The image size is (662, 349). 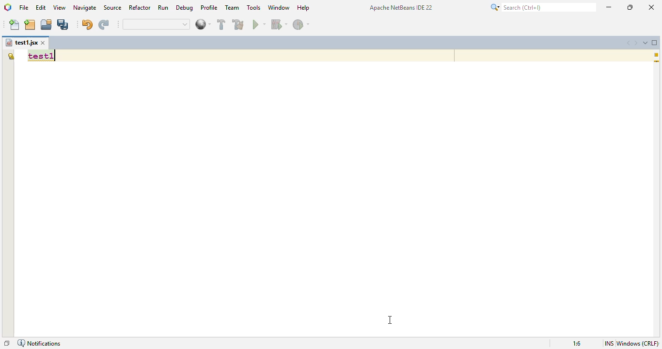 I want to click on profile, so click(x=209, y=7).